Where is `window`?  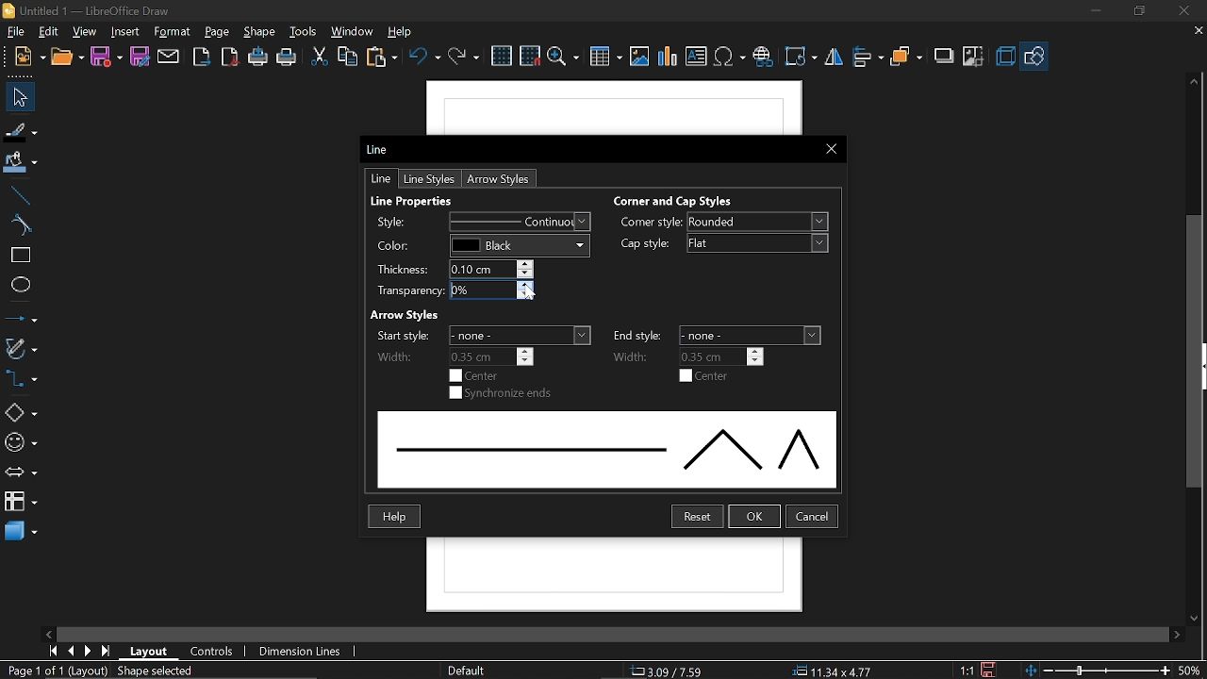 window is located at coordinates (355, 31).